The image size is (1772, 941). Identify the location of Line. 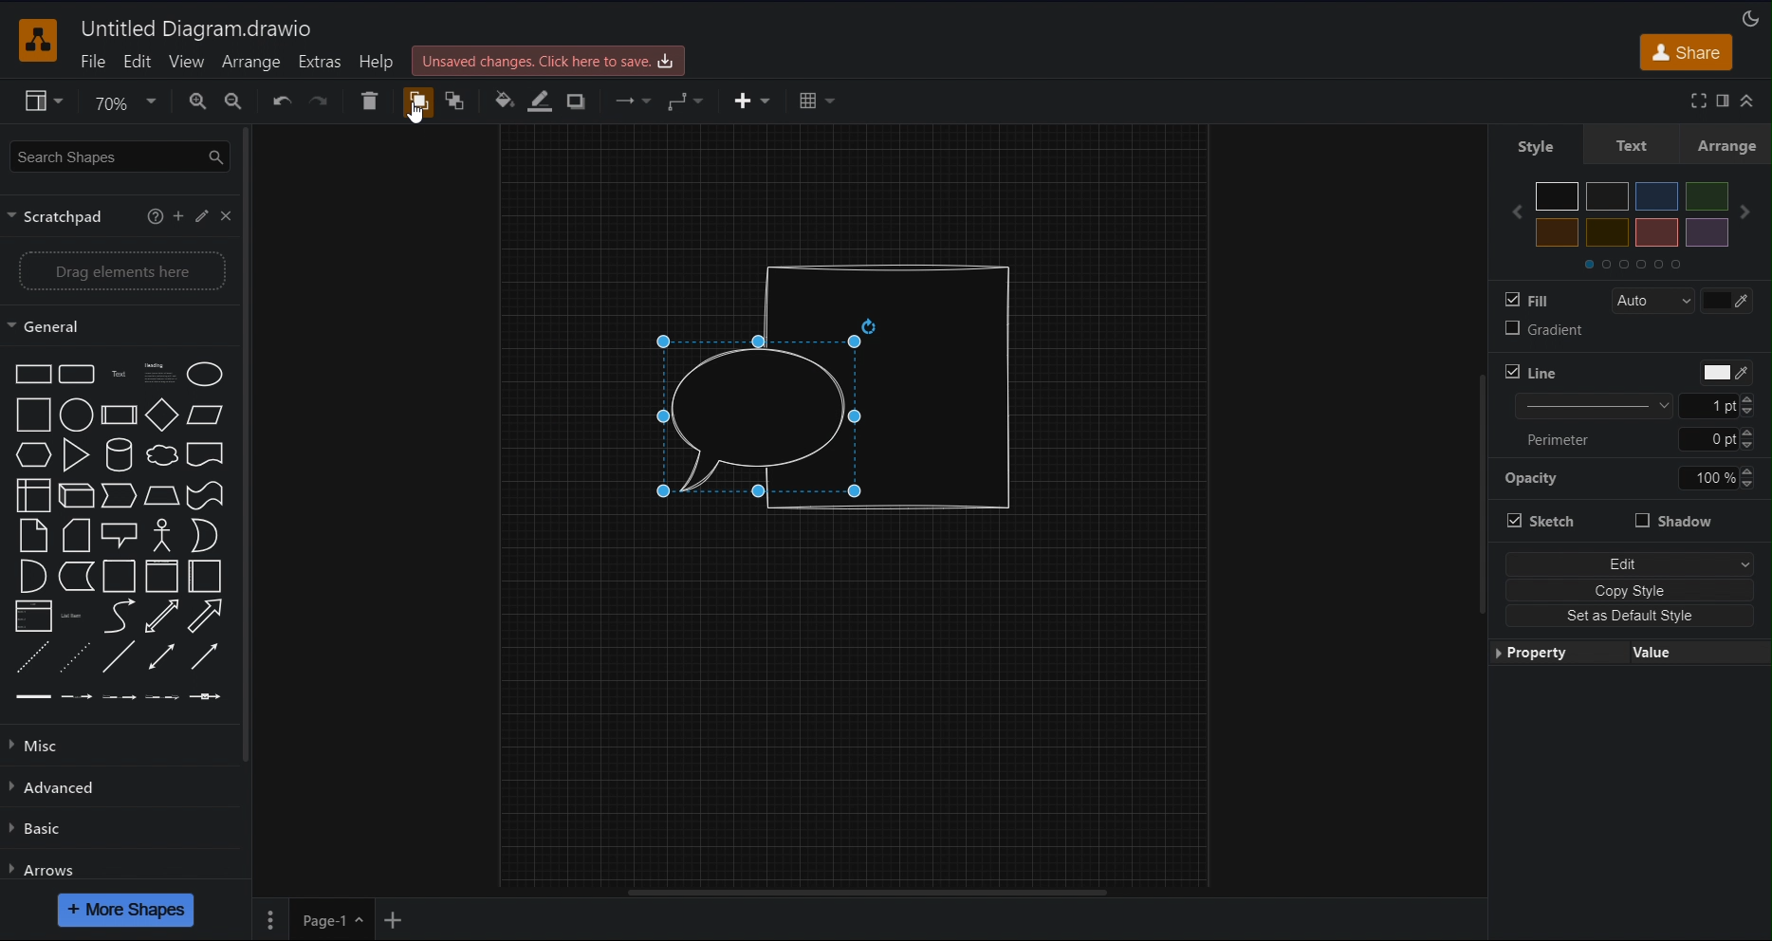
(1531, 372).